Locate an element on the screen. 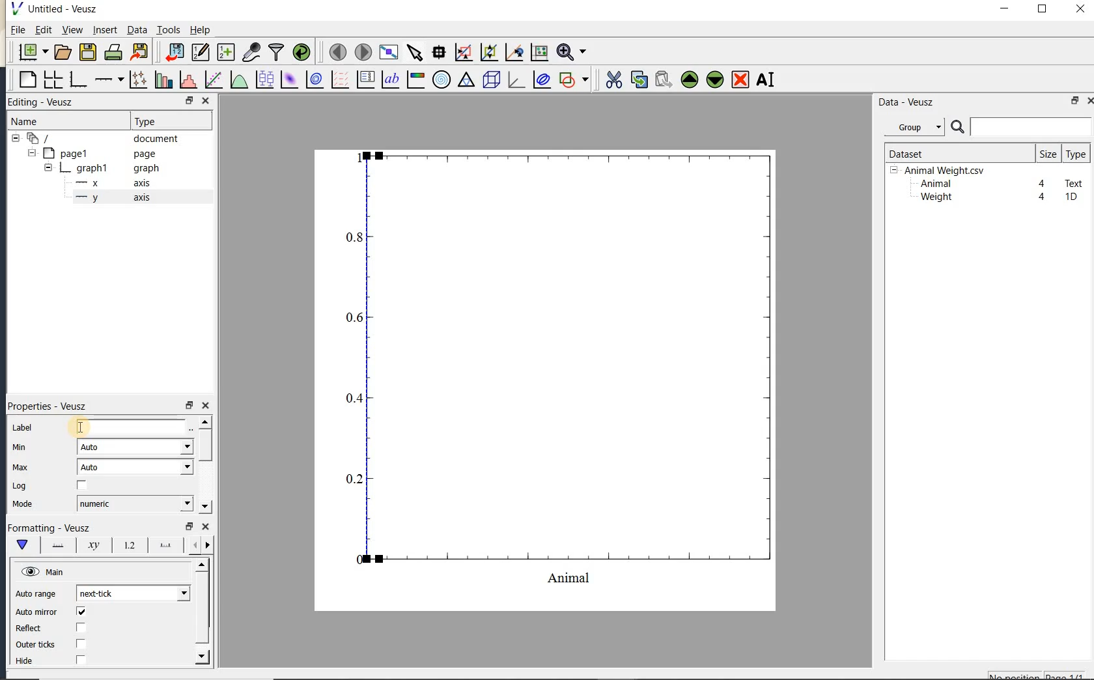 This screenshot has width=1094, height=680. plot points with lines and errorbars is located at coordinates (139, 79).